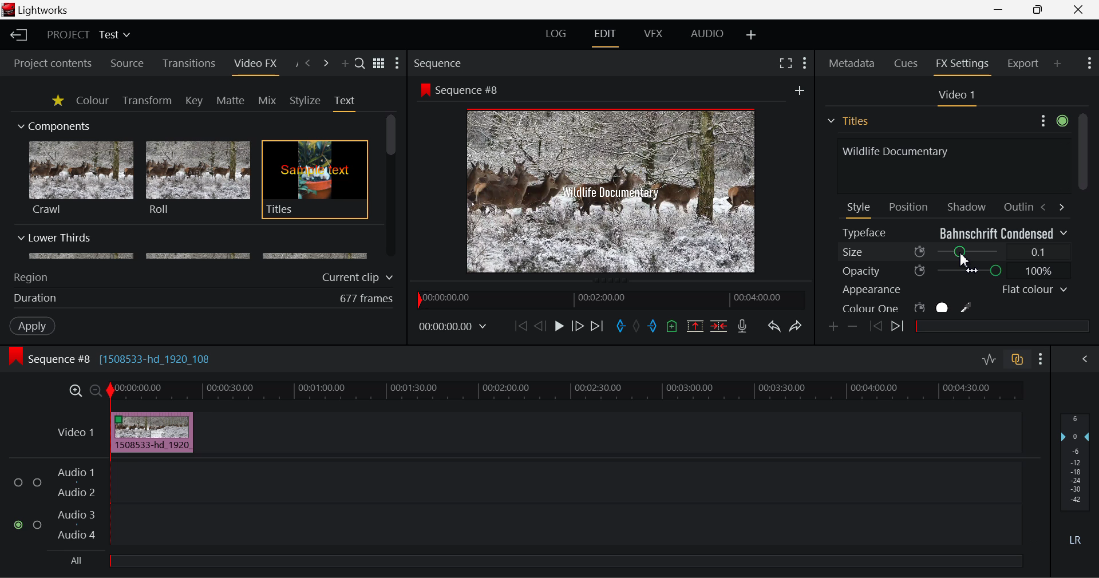 This screenshot has width=1099, height=578. I want to click on Undo, so click(774, 327).